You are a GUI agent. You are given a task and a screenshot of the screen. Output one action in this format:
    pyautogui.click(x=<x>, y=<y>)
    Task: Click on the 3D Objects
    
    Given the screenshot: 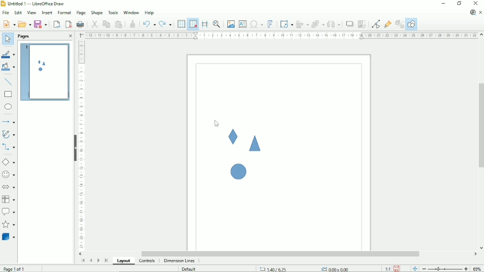 What is the action you would take?
    pyautogui.click(x=9, y=237)
    